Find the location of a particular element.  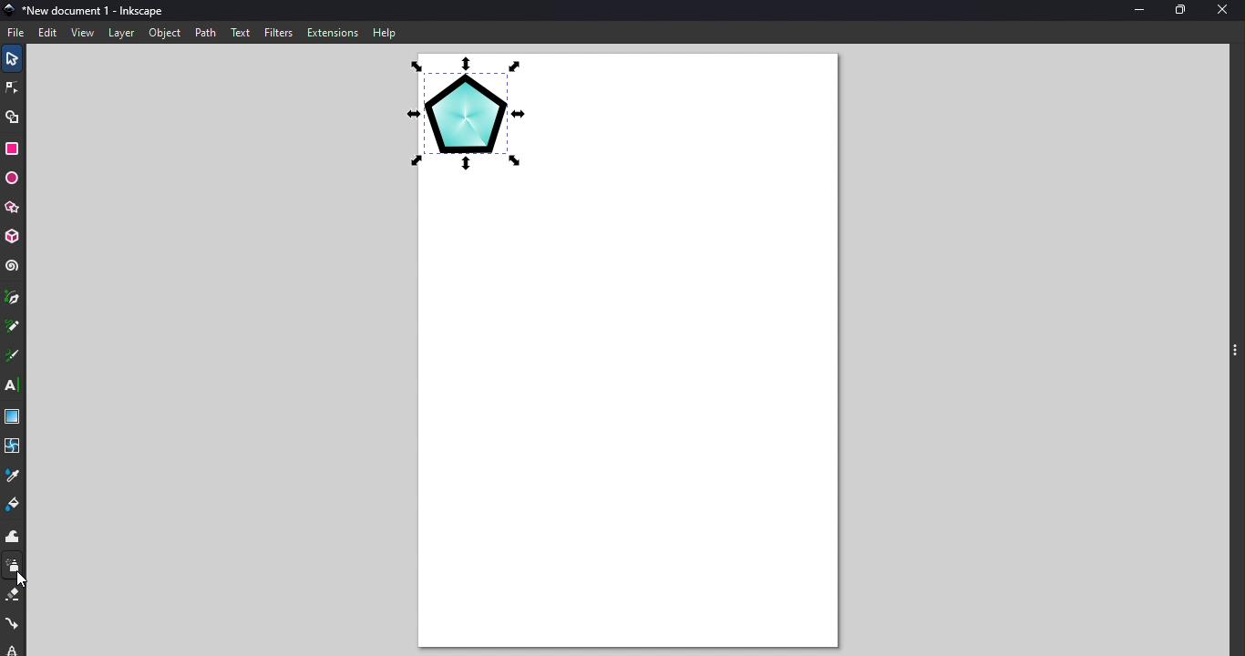

File is located at coordinates (17, 30).